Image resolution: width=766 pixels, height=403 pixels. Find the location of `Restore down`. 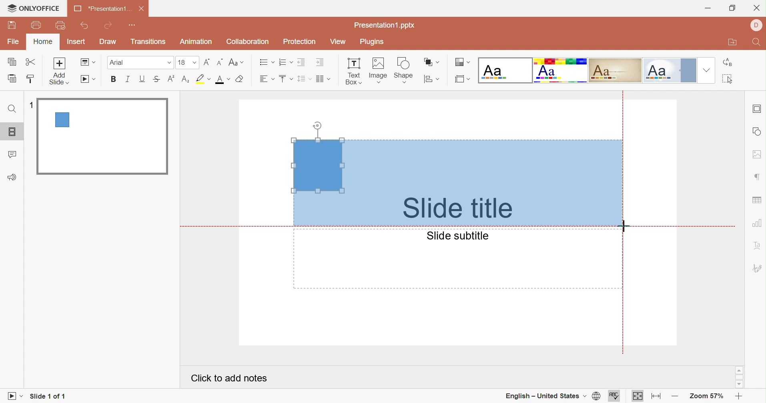

Restore down is located at coordinates (733, 10).